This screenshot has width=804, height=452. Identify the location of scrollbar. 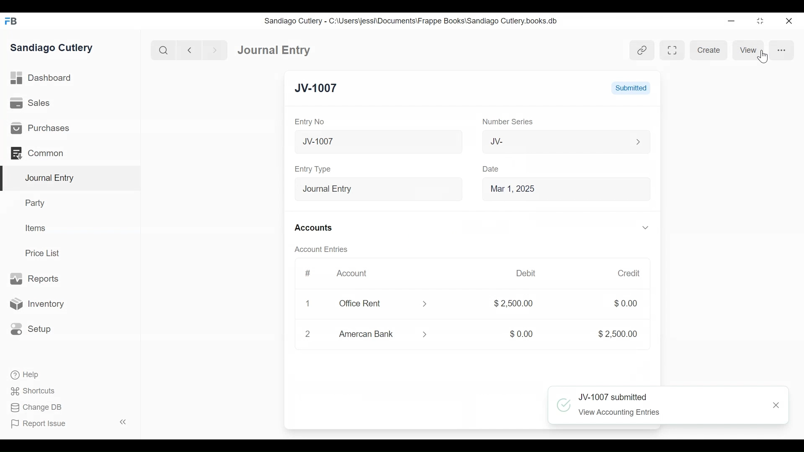
(657, 235).